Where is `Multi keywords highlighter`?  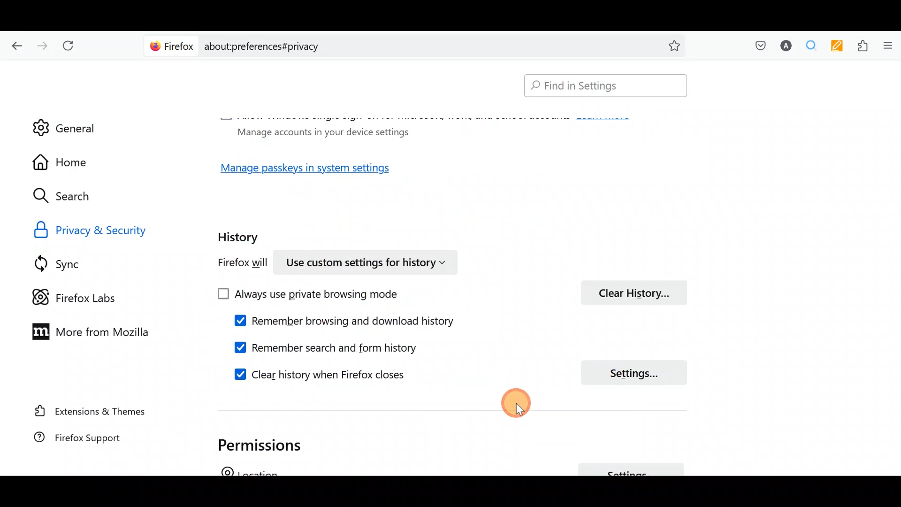
Multi keywords highlighter is located at coordinates (834, 47).